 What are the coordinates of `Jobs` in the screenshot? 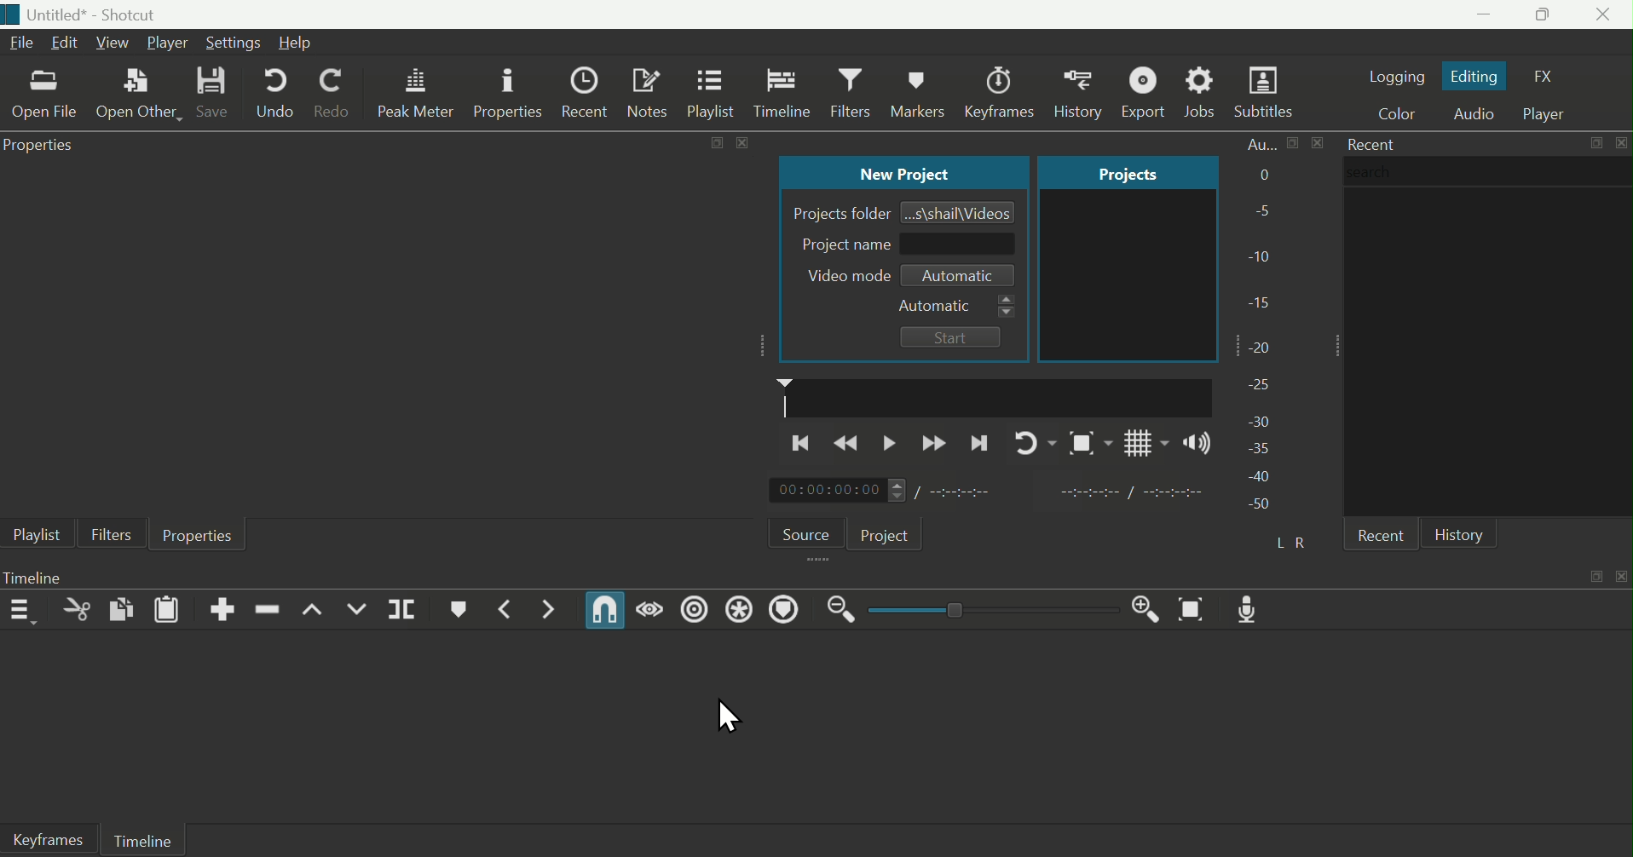 It's located at (1203, 93).